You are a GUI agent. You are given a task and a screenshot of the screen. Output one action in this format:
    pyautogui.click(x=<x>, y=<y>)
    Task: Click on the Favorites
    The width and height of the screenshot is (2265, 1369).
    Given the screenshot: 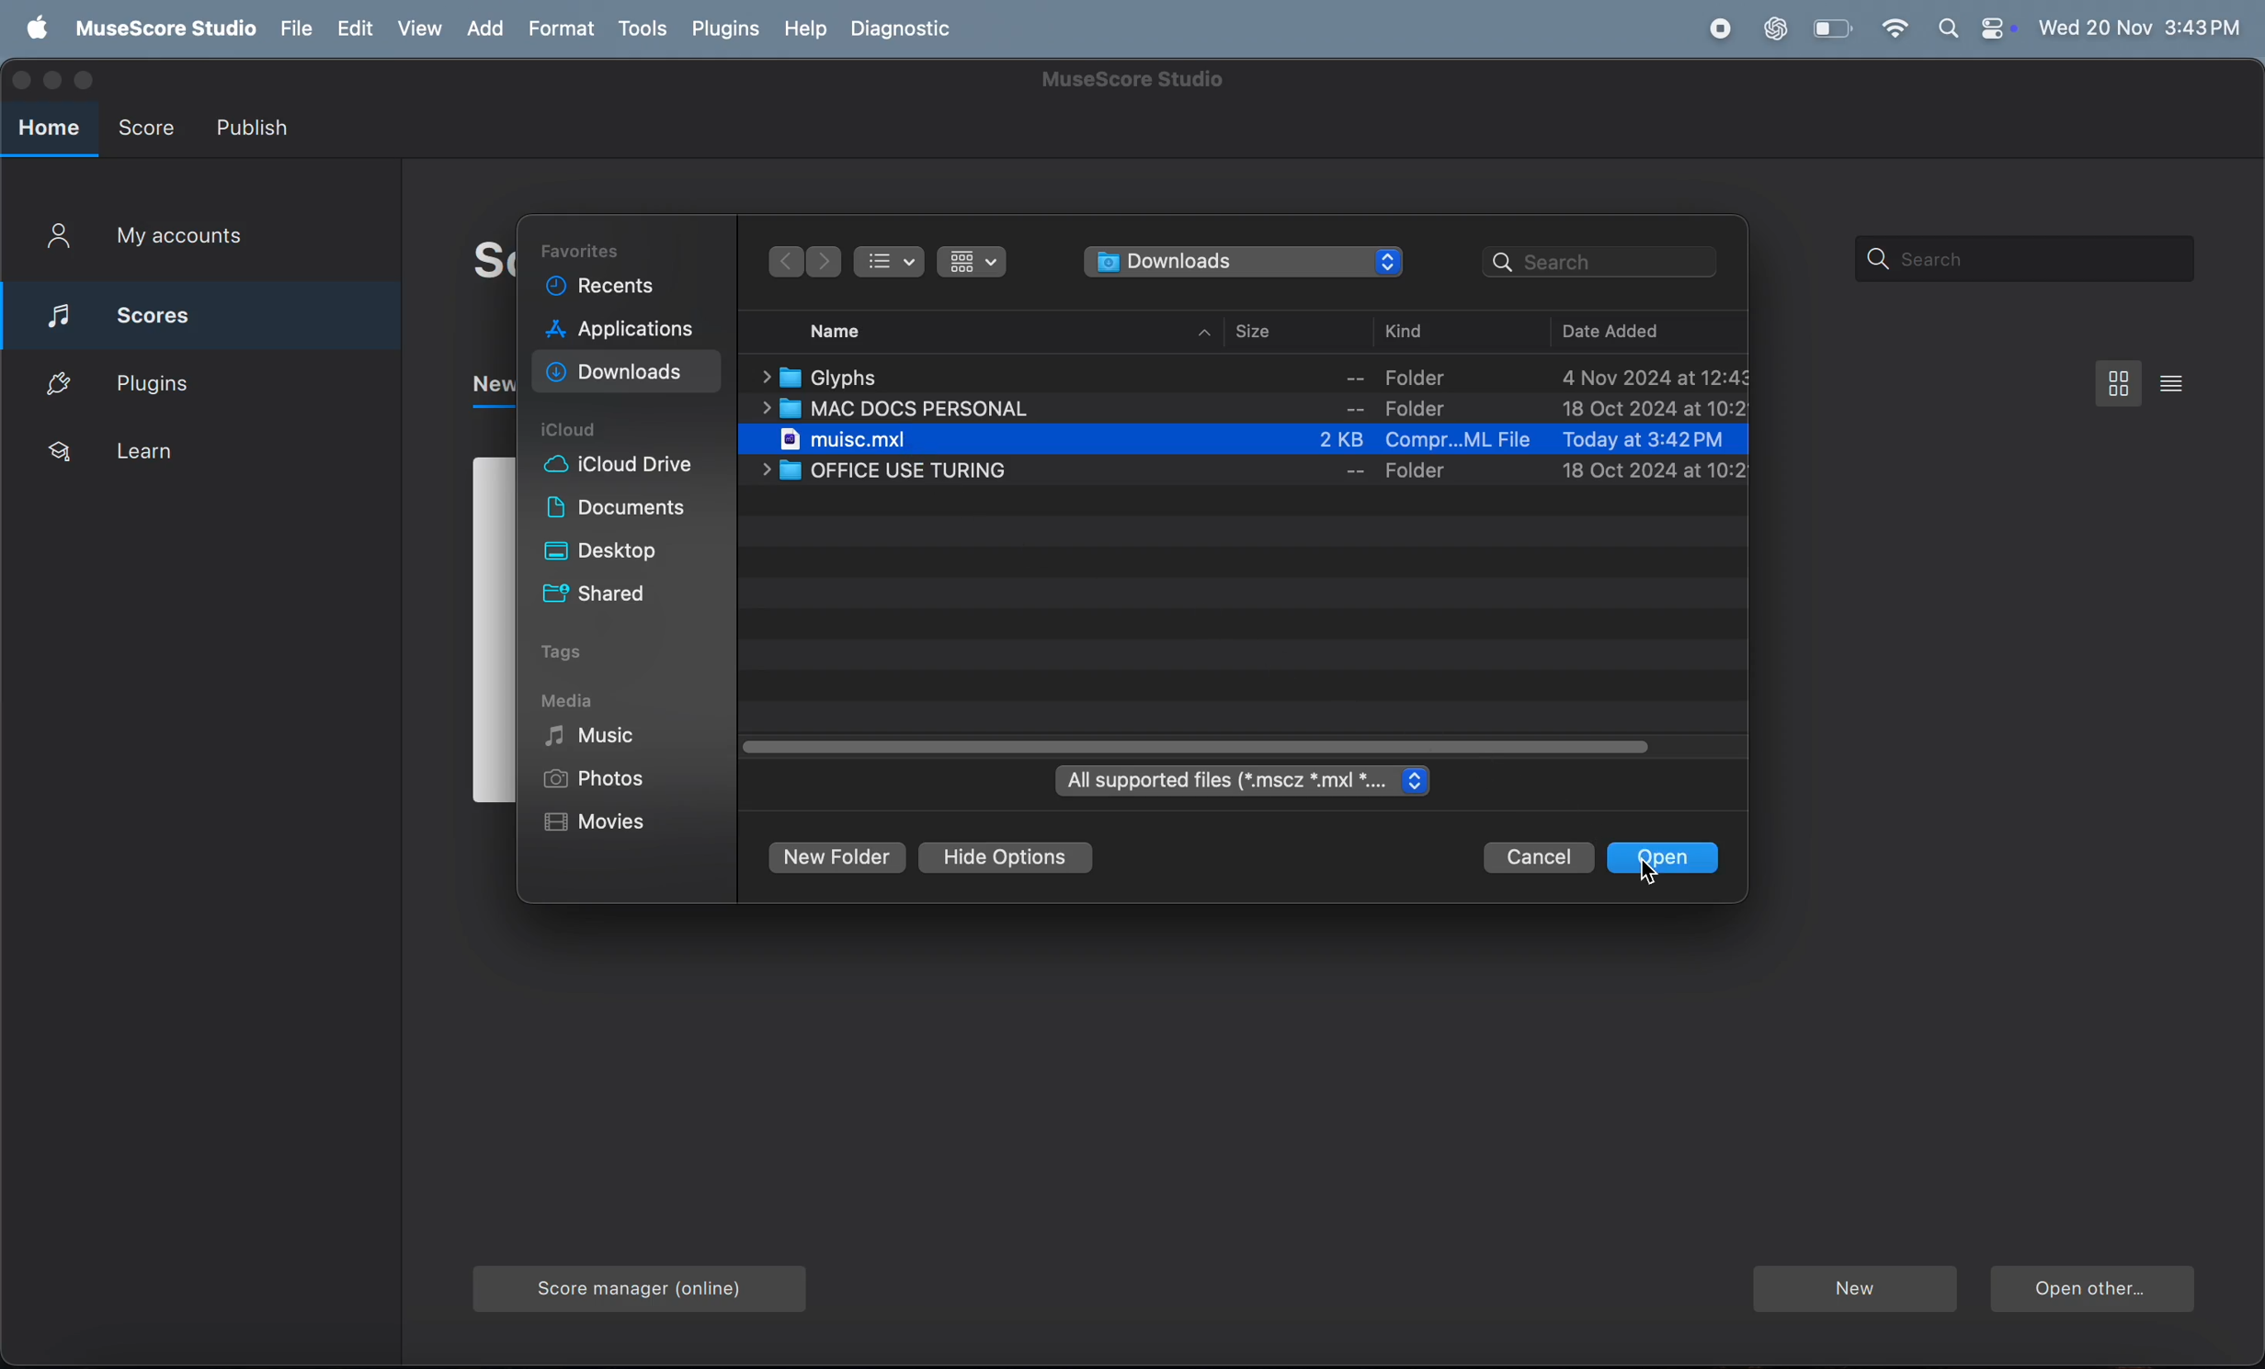 What is the action you would take?
    pyautogui.click(x=589, y=250)
    